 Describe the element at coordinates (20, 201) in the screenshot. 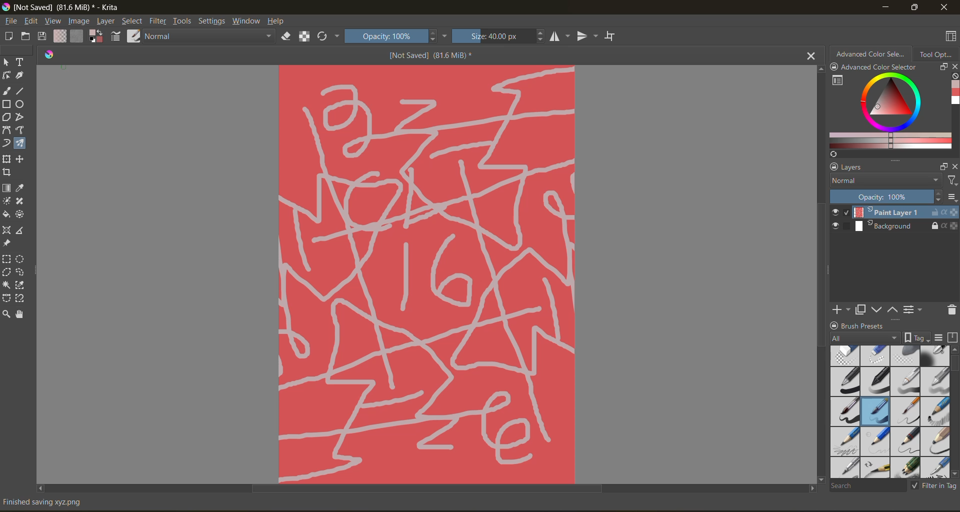

I see `tool` at that location.